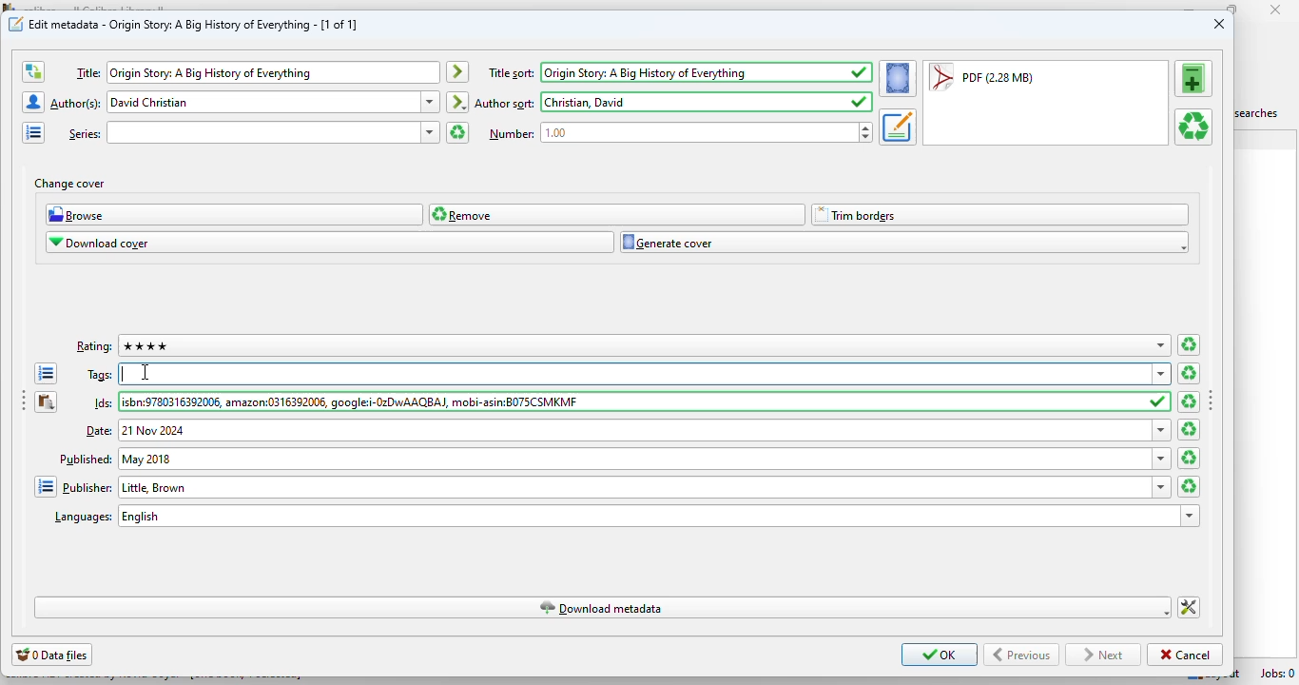 The width and height of the screenshot is (1299, 685). I want to click on text, so click(87, 486).